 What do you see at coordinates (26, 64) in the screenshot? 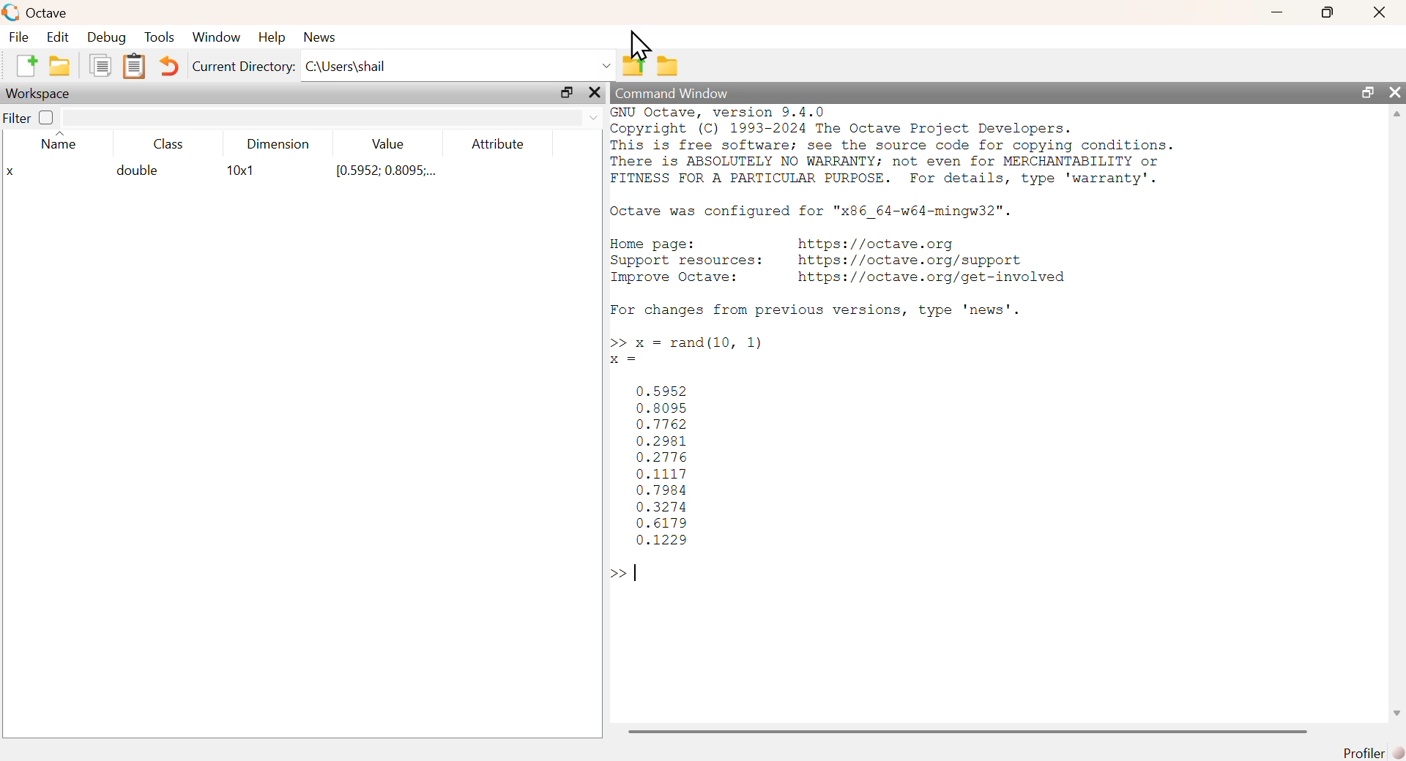
I see `new script` at bounding box center [26, 64].